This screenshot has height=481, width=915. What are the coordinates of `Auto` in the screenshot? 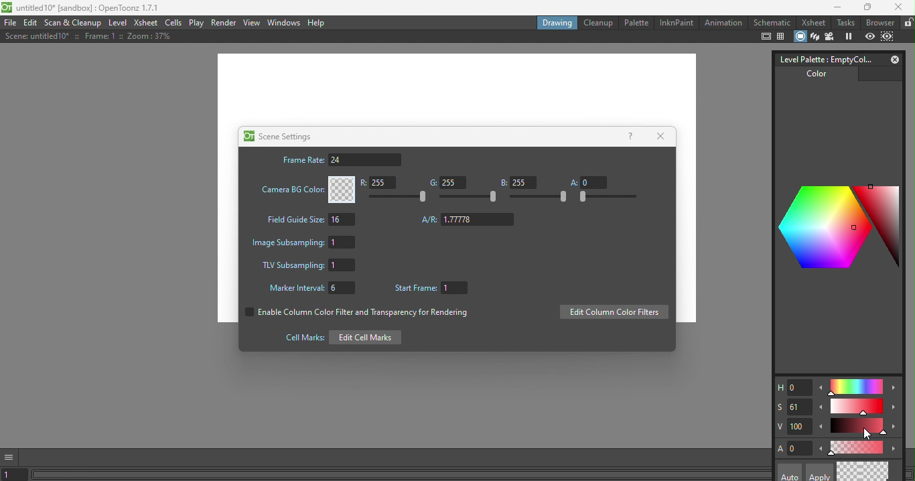 It's located at (790, 472).